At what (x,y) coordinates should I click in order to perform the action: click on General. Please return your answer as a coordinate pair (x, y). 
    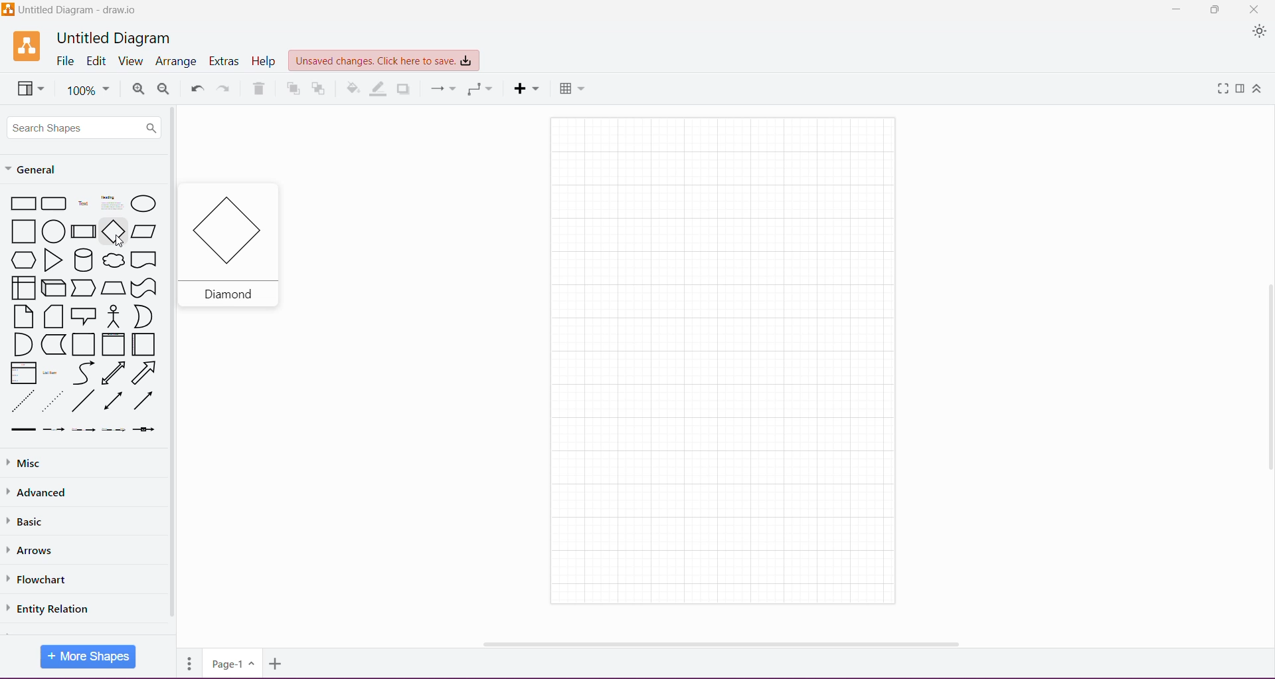
    Looking at the image, I should click on (35, 169).